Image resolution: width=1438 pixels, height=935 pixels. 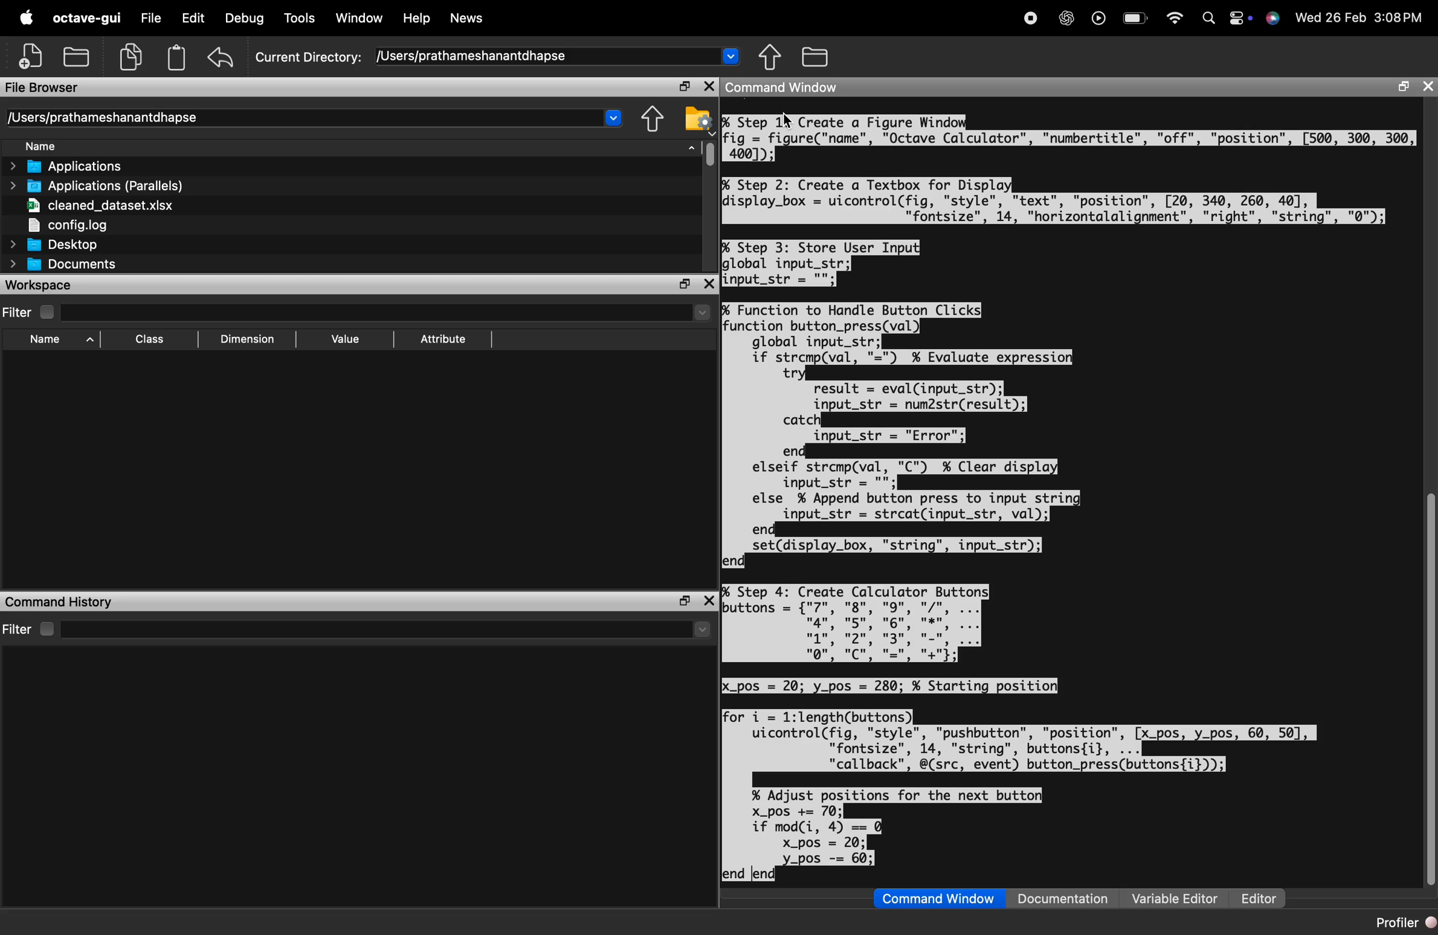 What do you see at coordinates (246, 338) in the screenshot?
I see `Dimension` at bounding box center [246, 338].